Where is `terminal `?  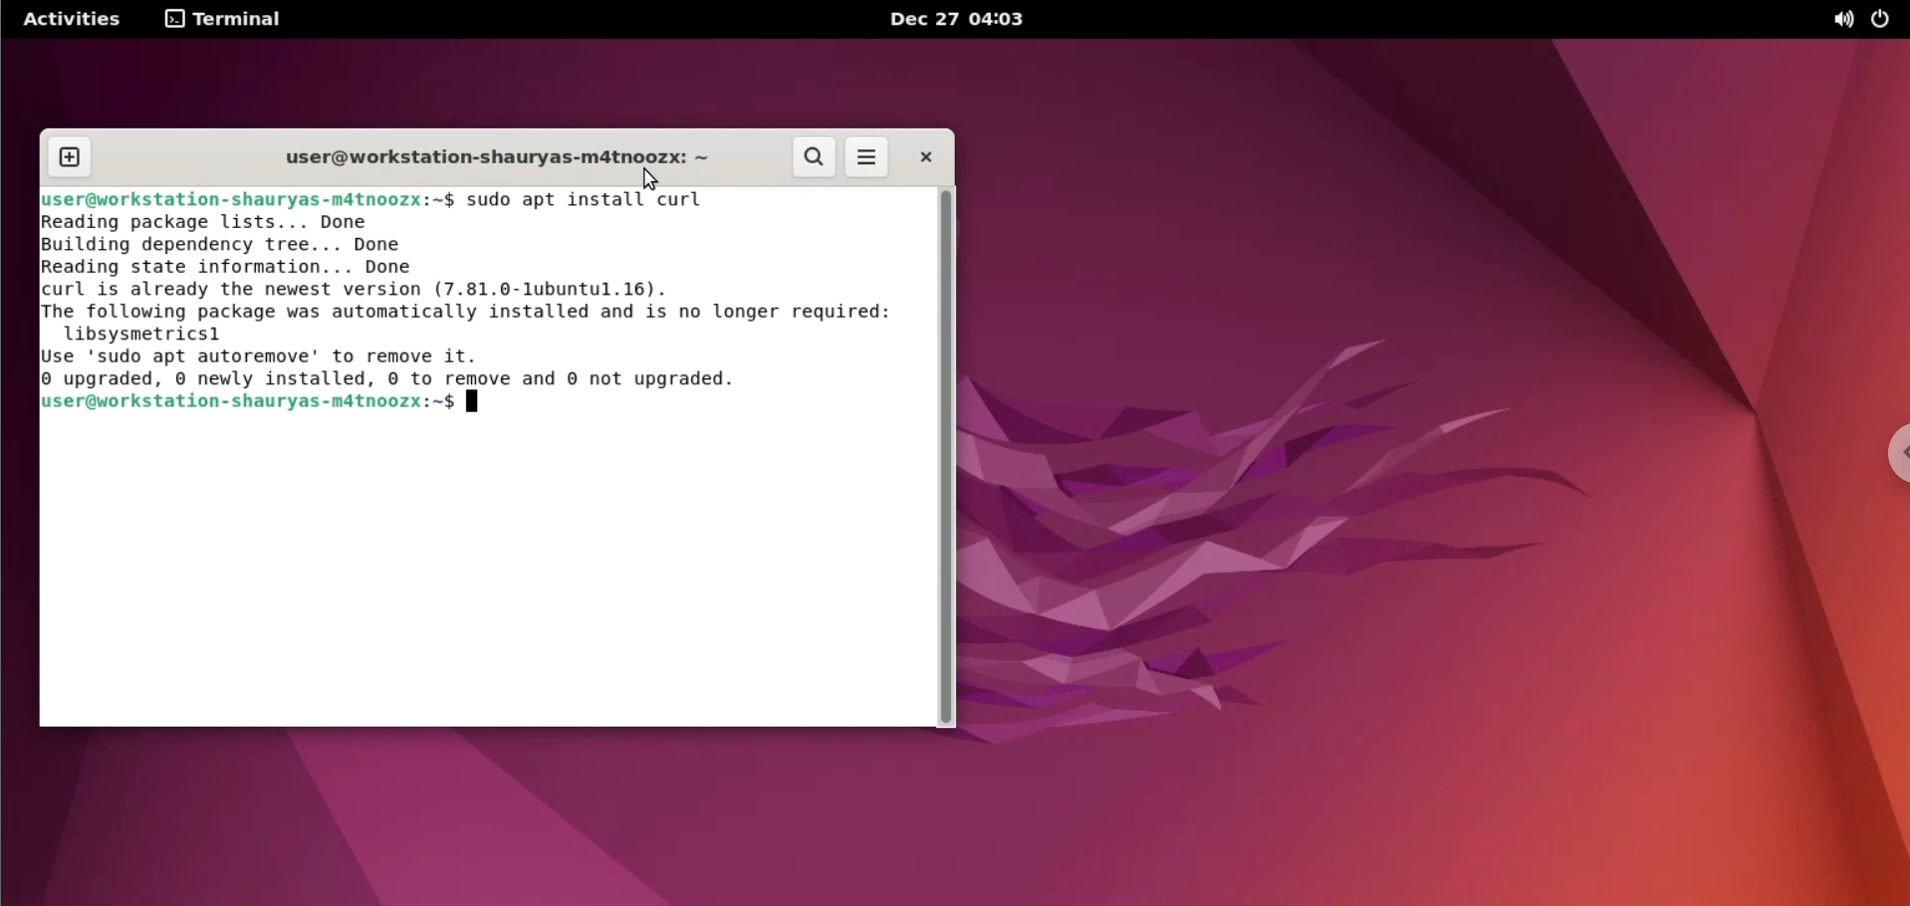 terminal  is located at coordinates (227, 21).